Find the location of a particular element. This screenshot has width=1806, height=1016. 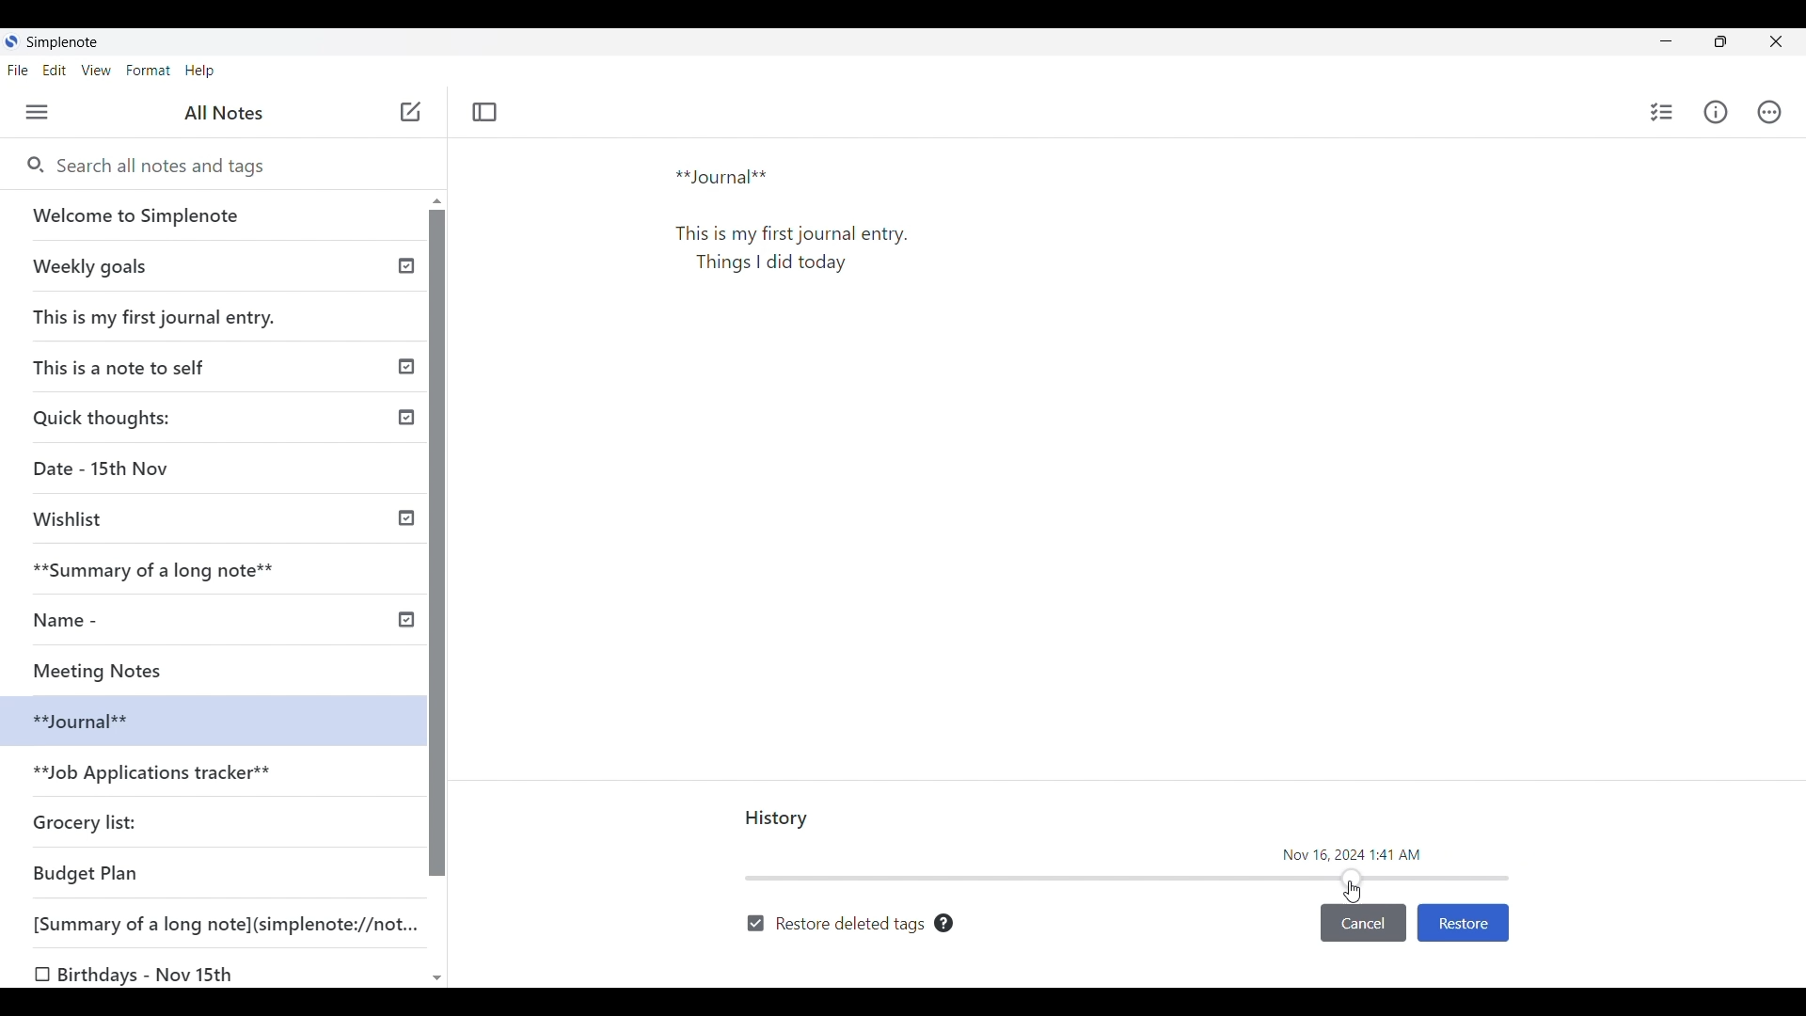

Wishlist is located at coordinates (75, 519).